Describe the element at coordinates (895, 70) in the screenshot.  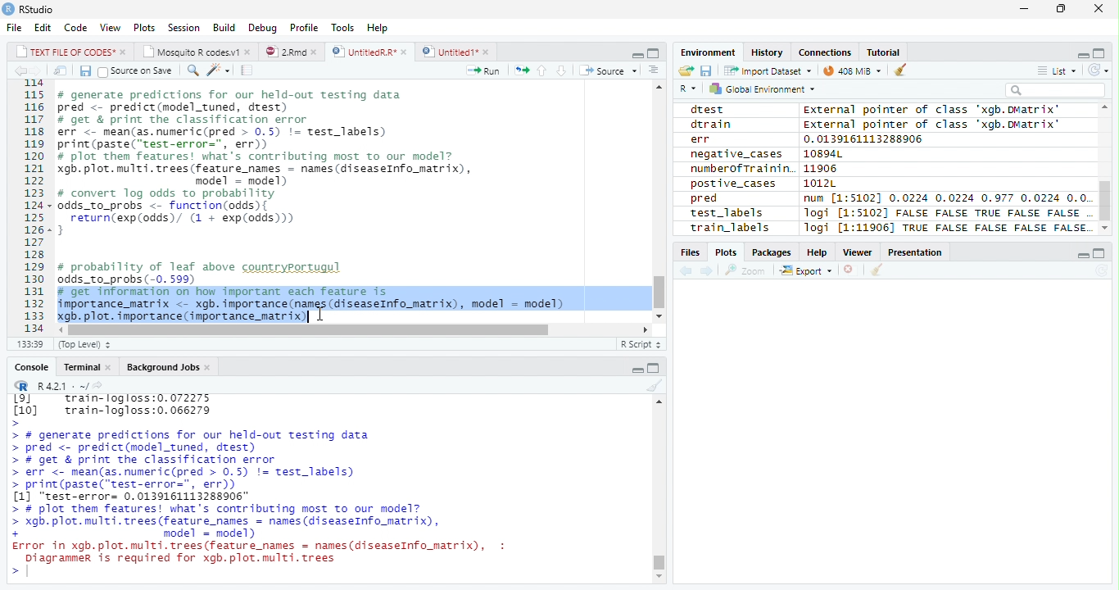
I see `Clean` at that location.